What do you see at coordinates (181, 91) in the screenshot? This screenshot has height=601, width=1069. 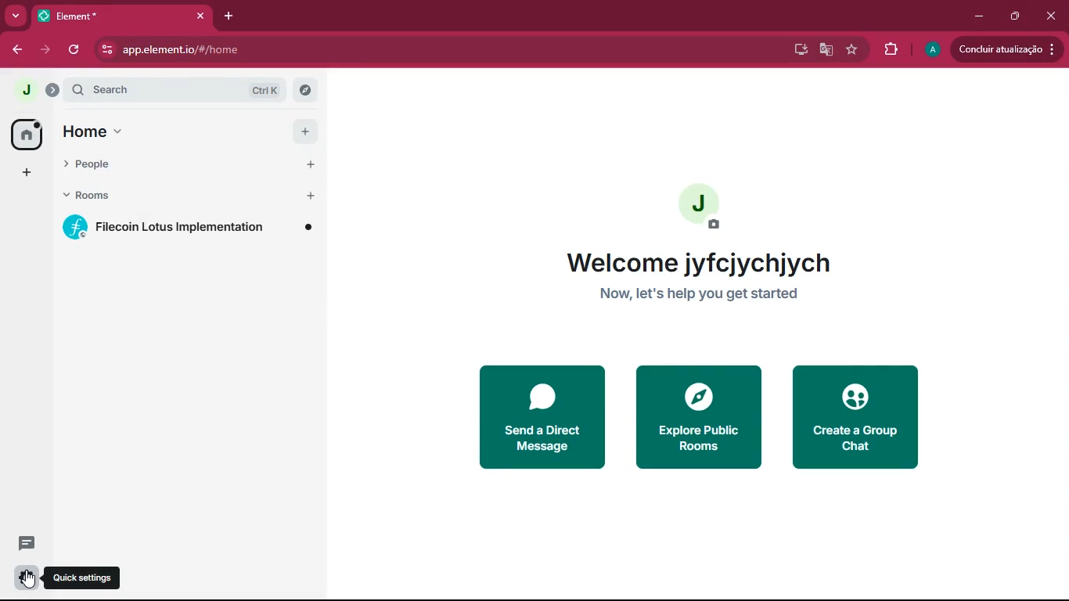 I see `search` at bounding box center [181, 91].